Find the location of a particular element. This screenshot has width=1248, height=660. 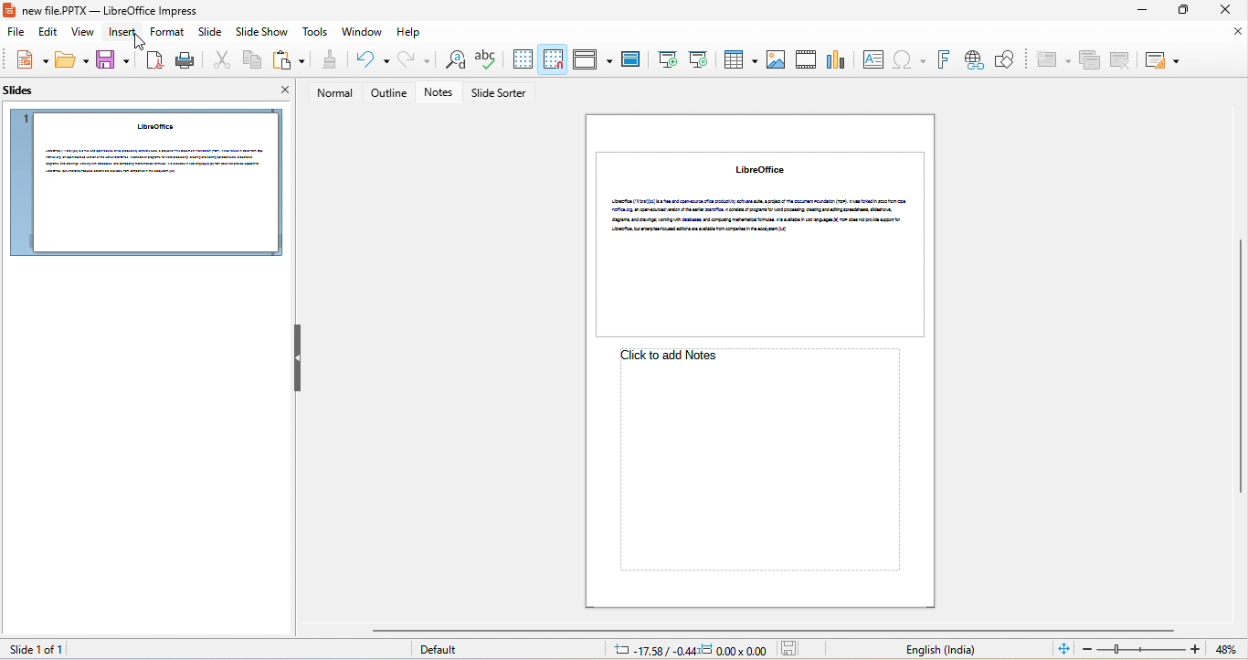

new is located at coordinates (27, 60).